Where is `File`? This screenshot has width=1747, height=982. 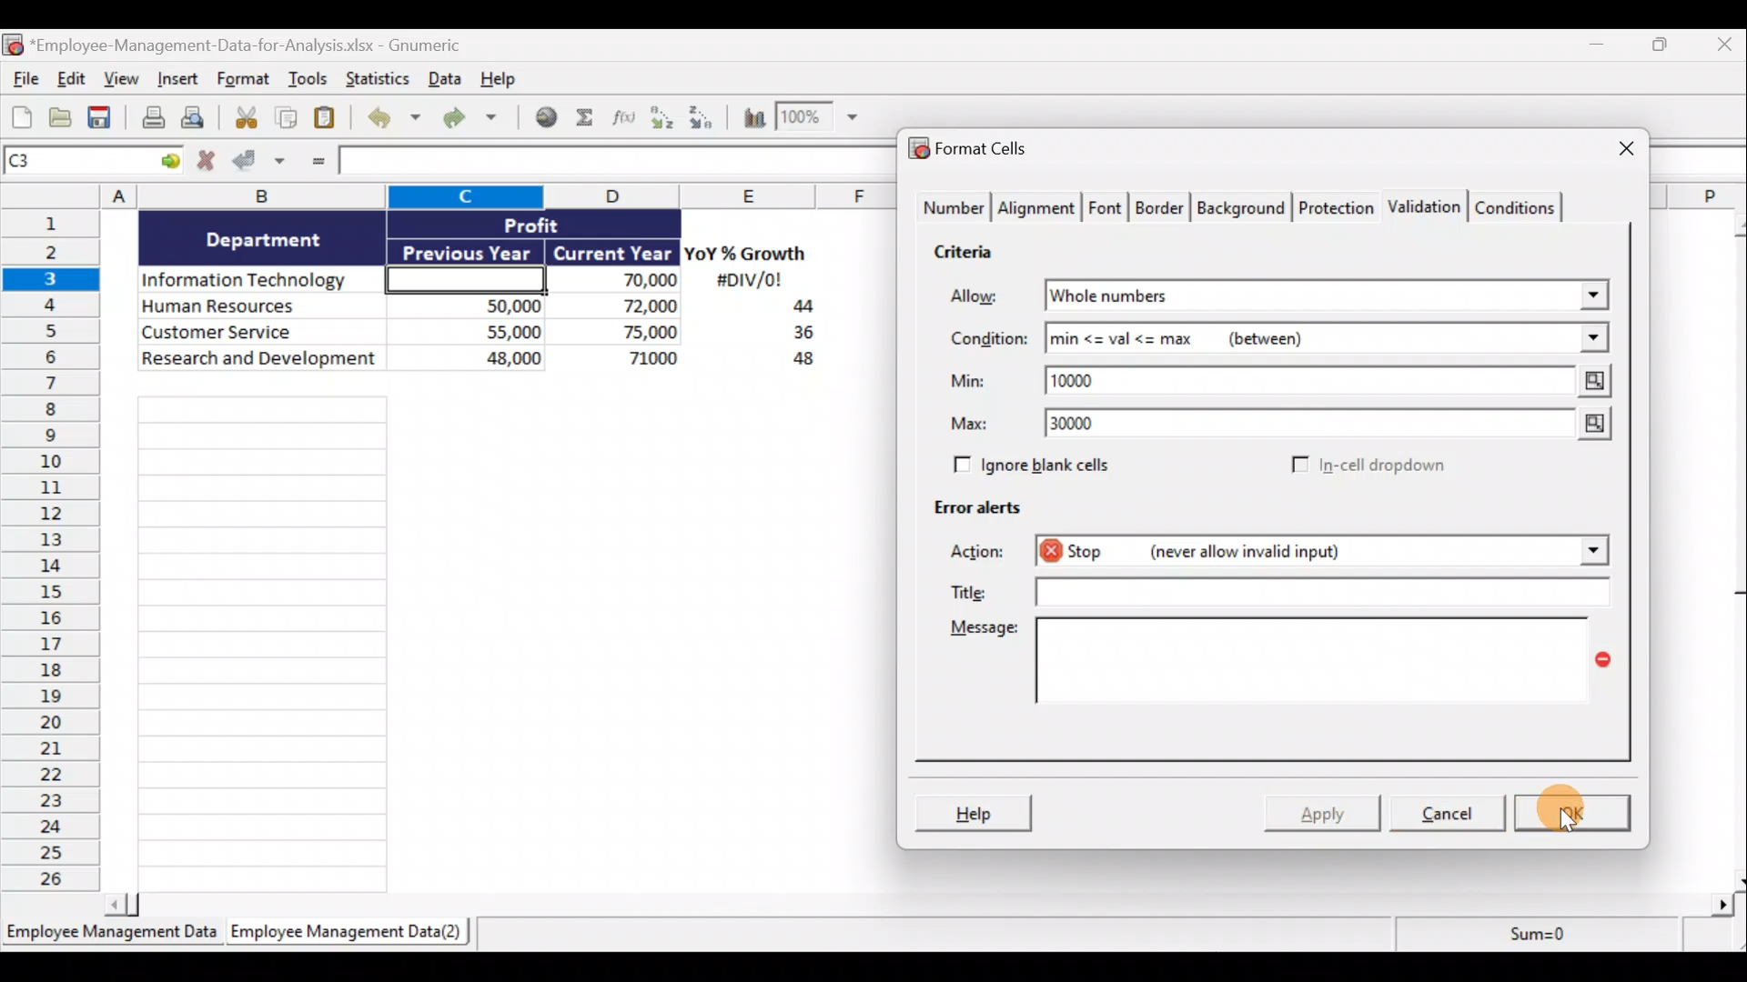
File is located at coordinates (22, 81).